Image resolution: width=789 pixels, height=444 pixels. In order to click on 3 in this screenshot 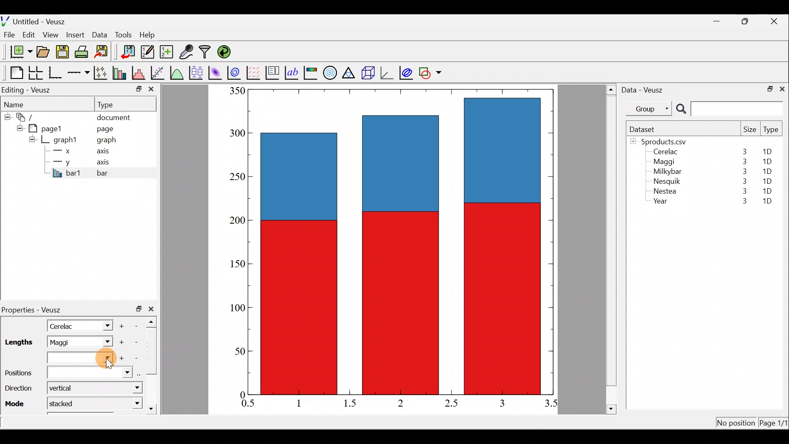, I will do `click(740, 202)`.